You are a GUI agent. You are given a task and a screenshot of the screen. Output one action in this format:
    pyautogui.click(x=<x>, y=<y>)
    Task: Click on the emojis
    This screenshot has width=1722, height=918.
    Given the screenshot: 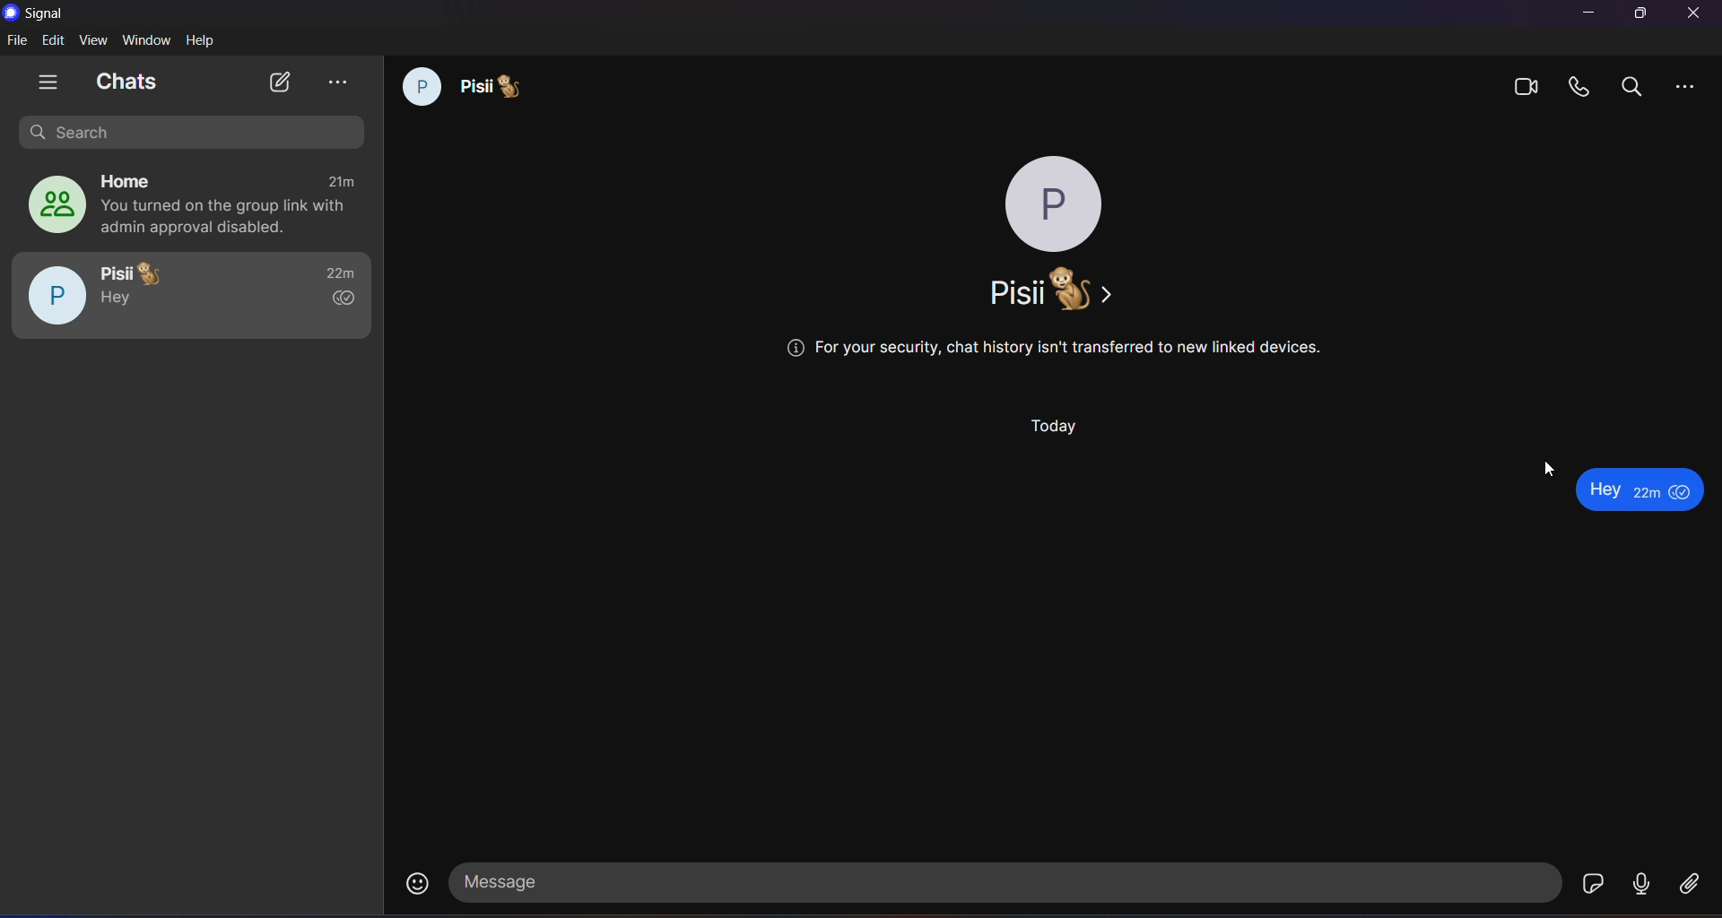 What is the action you would take?
    pyautogui.click(x=421, y=885)
    